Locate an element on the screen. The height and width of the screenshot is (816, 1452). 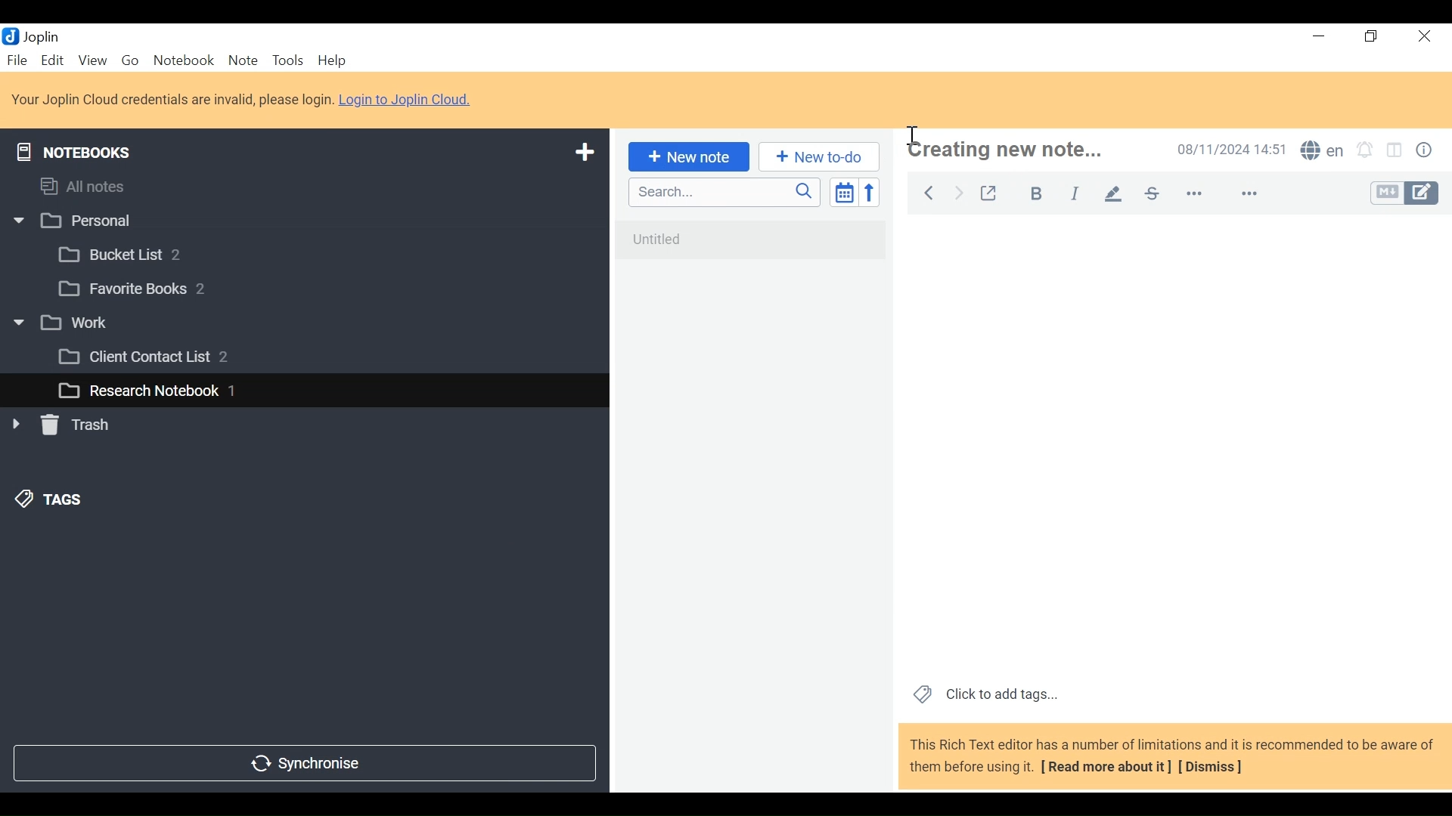
w |] Personal is located at coordinates (81, 222).